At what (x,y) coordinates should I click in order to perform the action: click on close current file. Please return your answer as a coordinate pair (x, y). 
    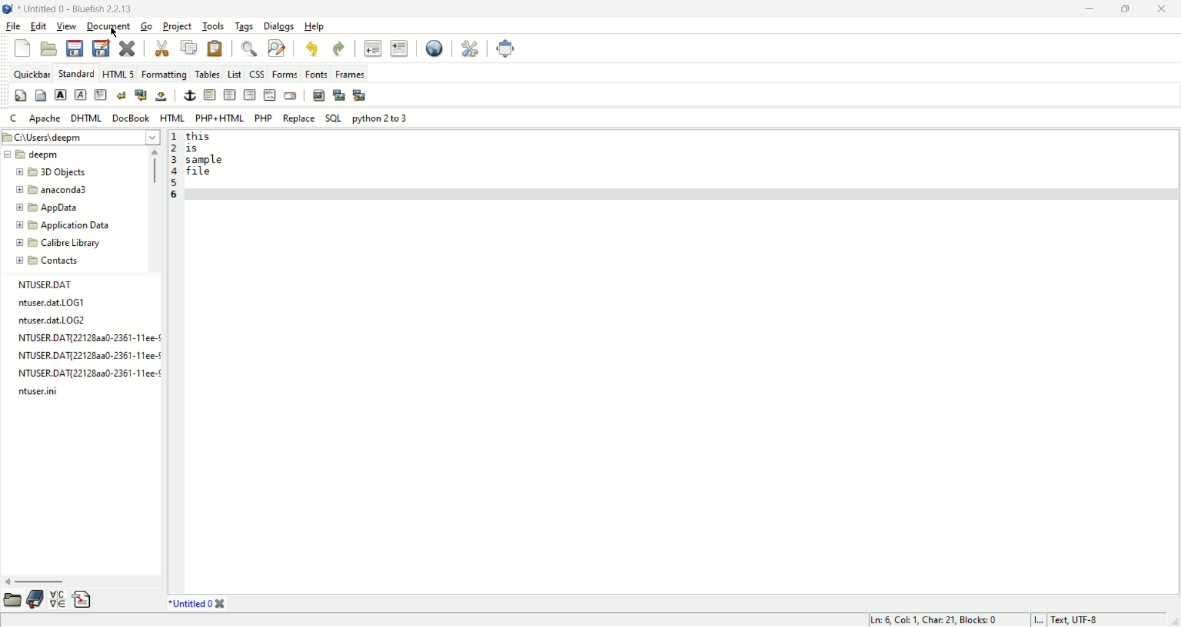
    Looking at the image, I should click on (129, 49).